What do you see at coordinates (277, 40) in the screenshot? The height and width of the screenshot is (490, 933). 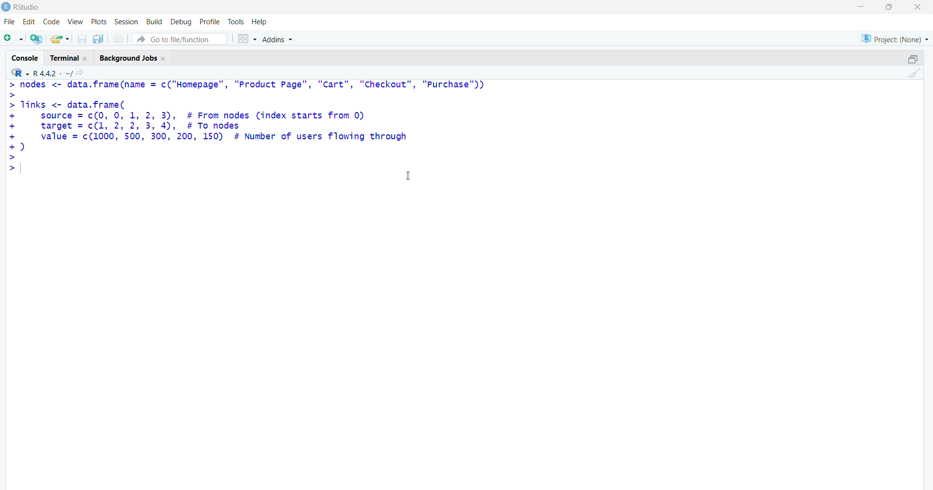 I see `Addins` at bounding box center [277, 40].